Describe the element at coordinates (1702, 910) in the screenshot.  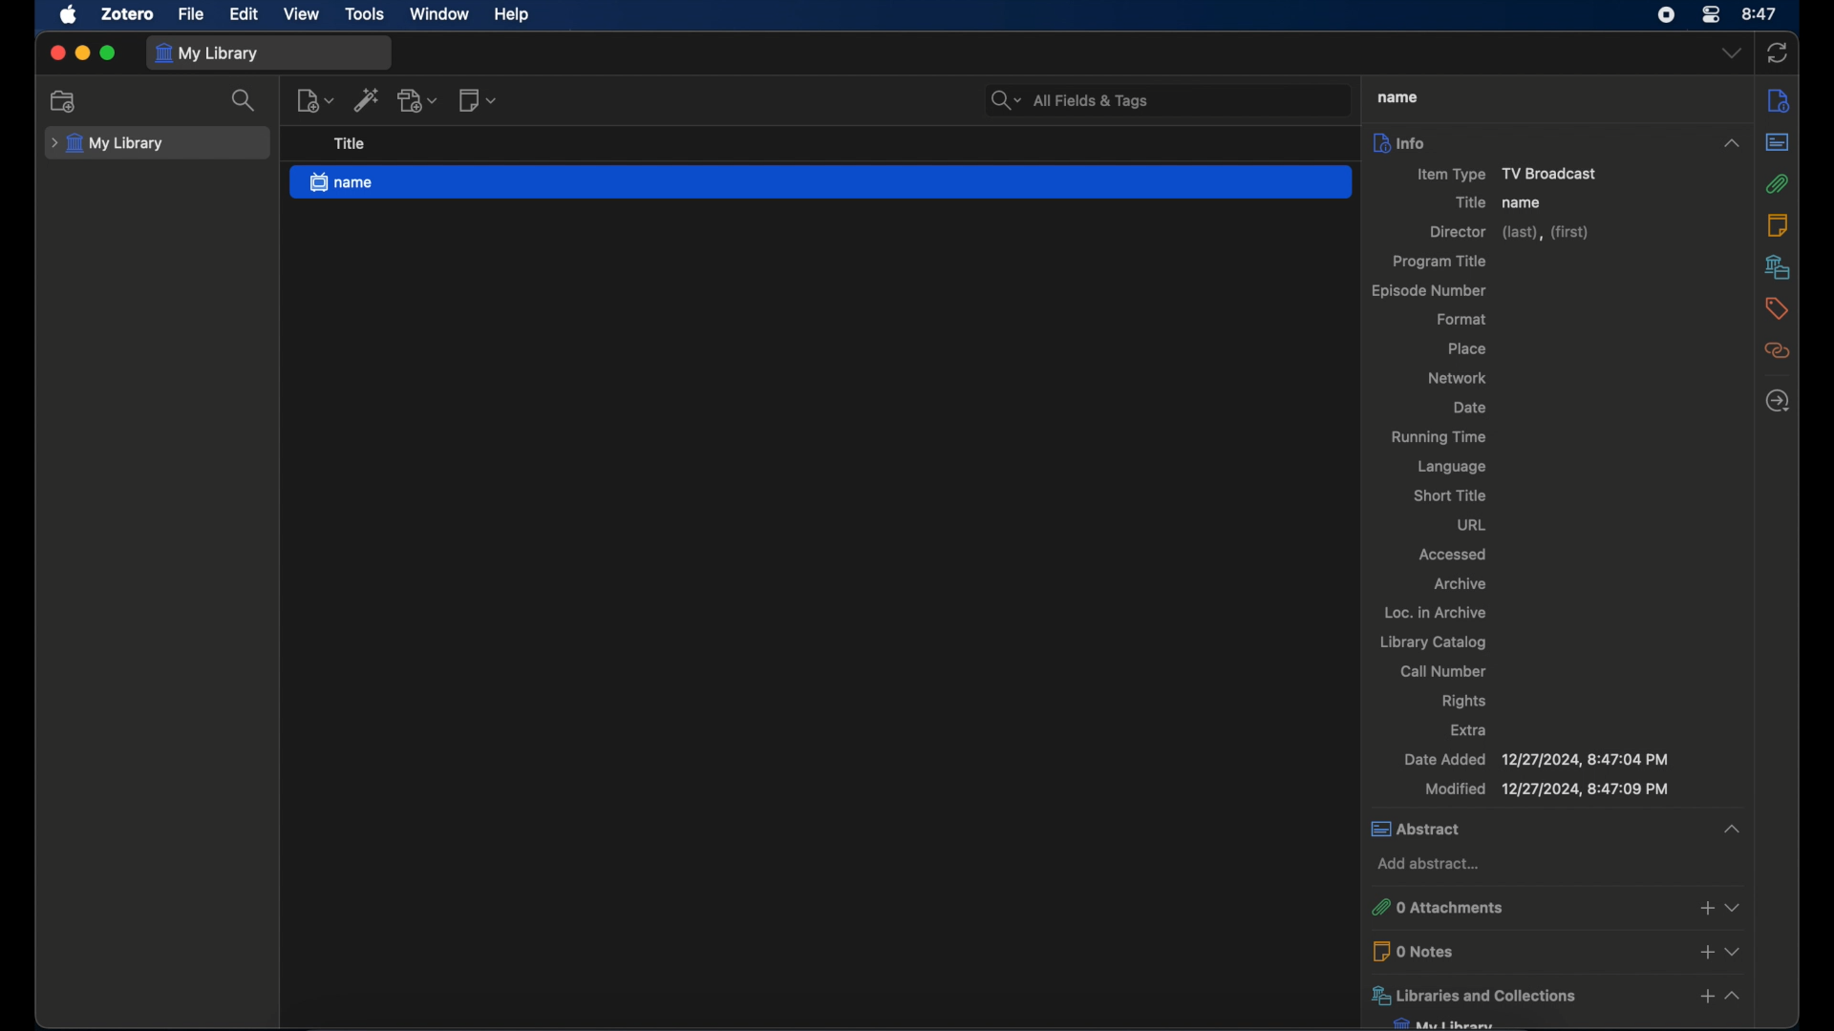
I see `add attachments` at that location.